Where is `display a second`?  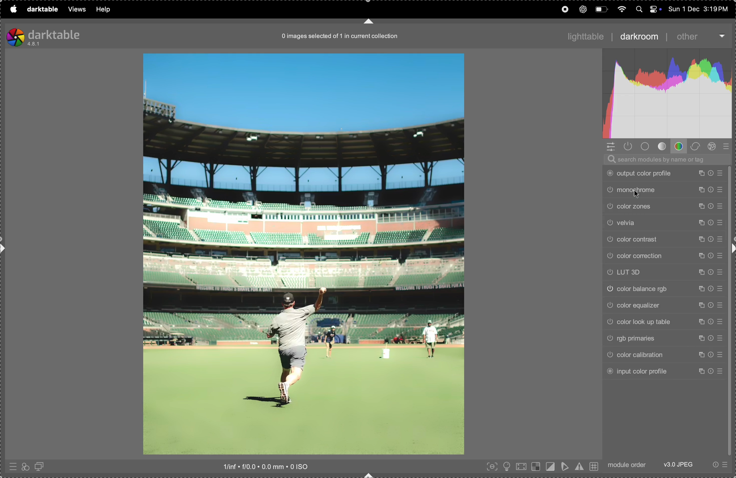
display a second is located at coordinates (41, 466).